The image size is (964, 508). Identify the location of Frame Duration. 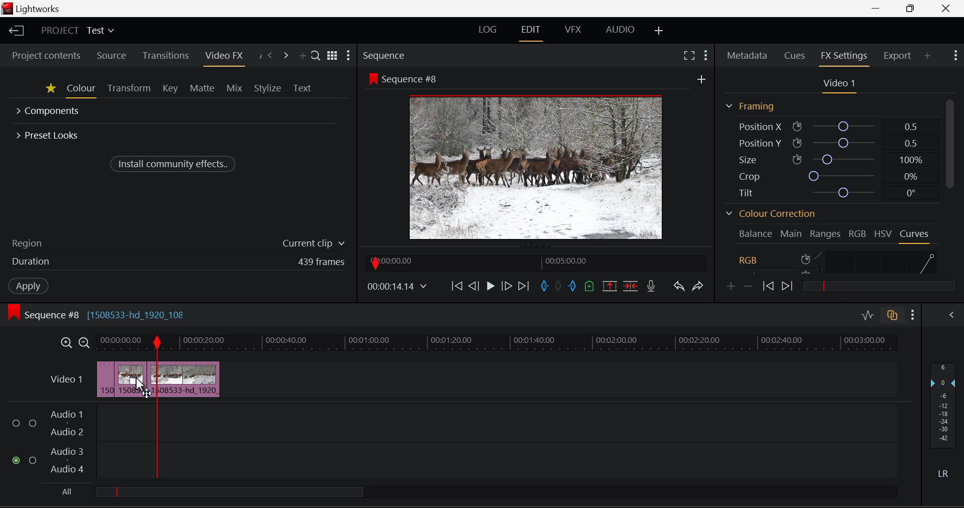
(178, 262).